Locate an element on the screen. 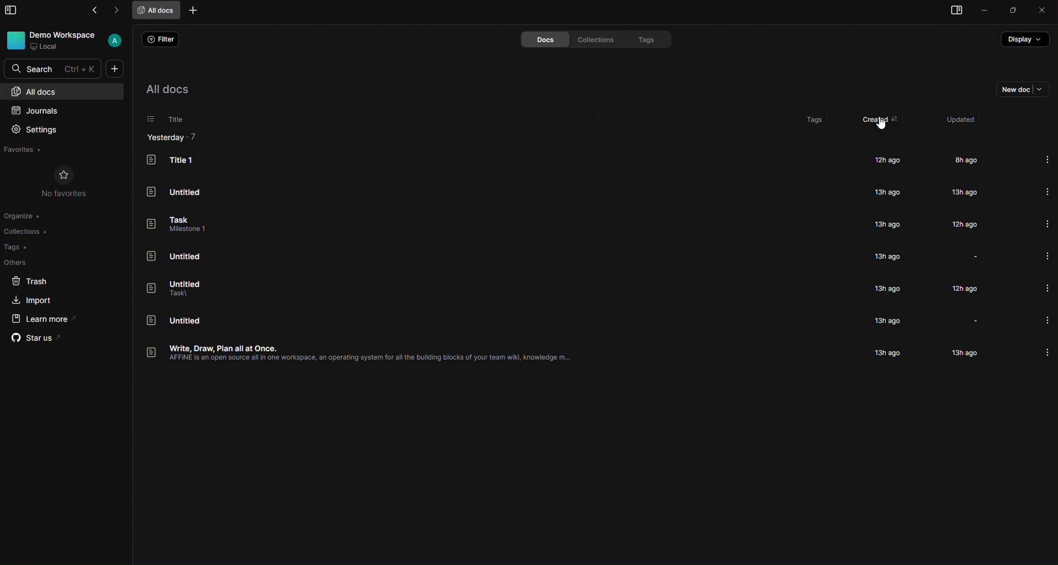  new doc is located at coordinates (116, 69).